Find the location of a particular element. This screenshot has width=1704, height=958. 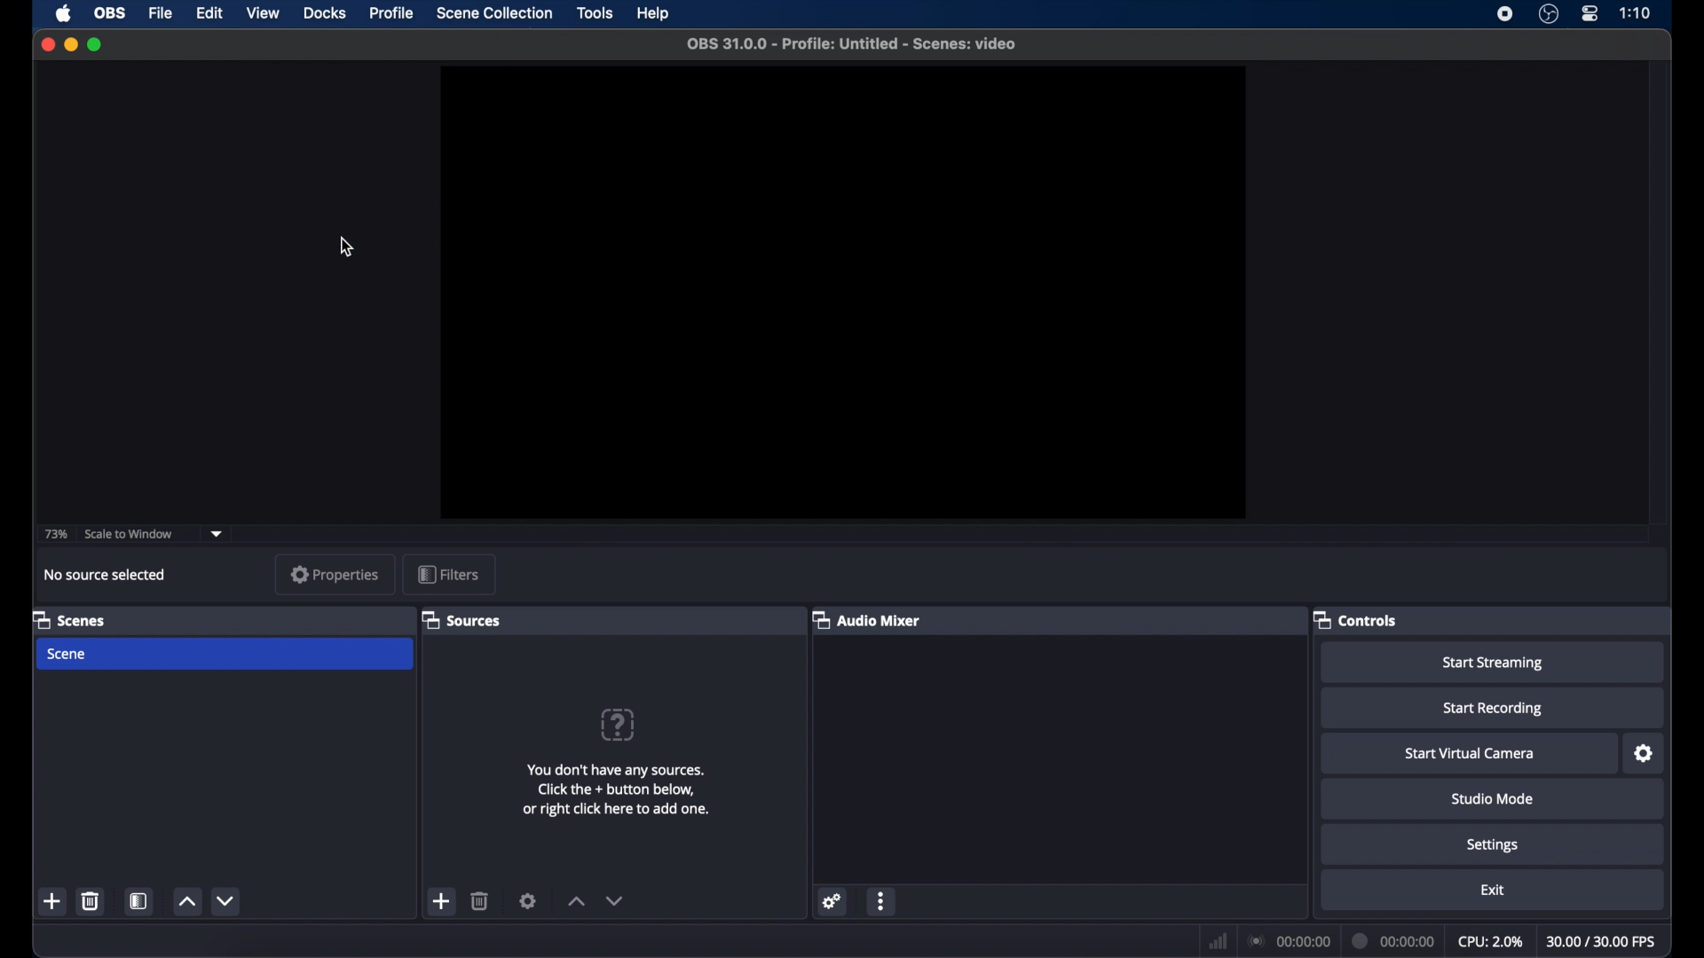

delete is located at coordinates (483, 900).